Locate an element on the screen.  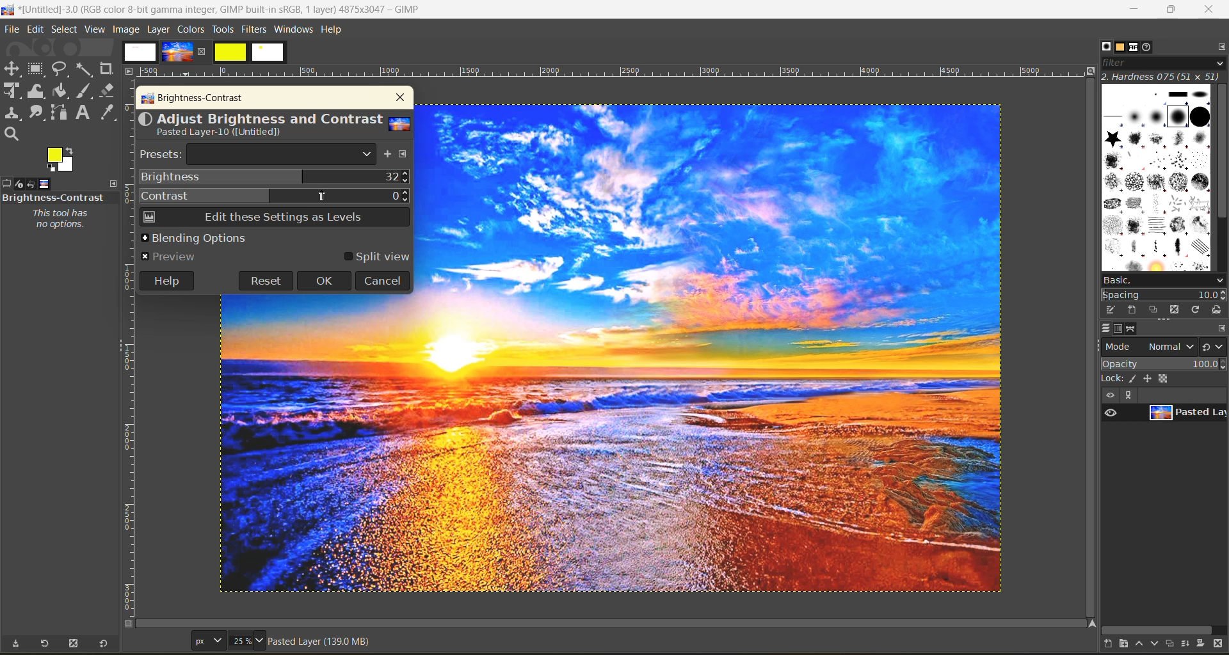
select is located at coordinates (66, 30).